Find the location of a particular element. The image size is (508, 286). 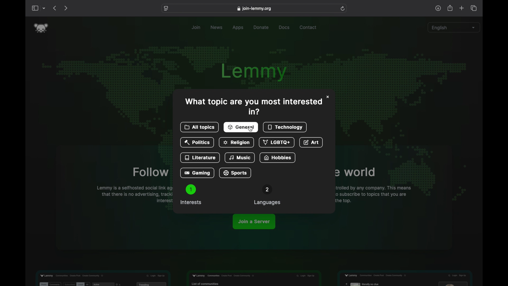

join is located at coordinates (196, 28).